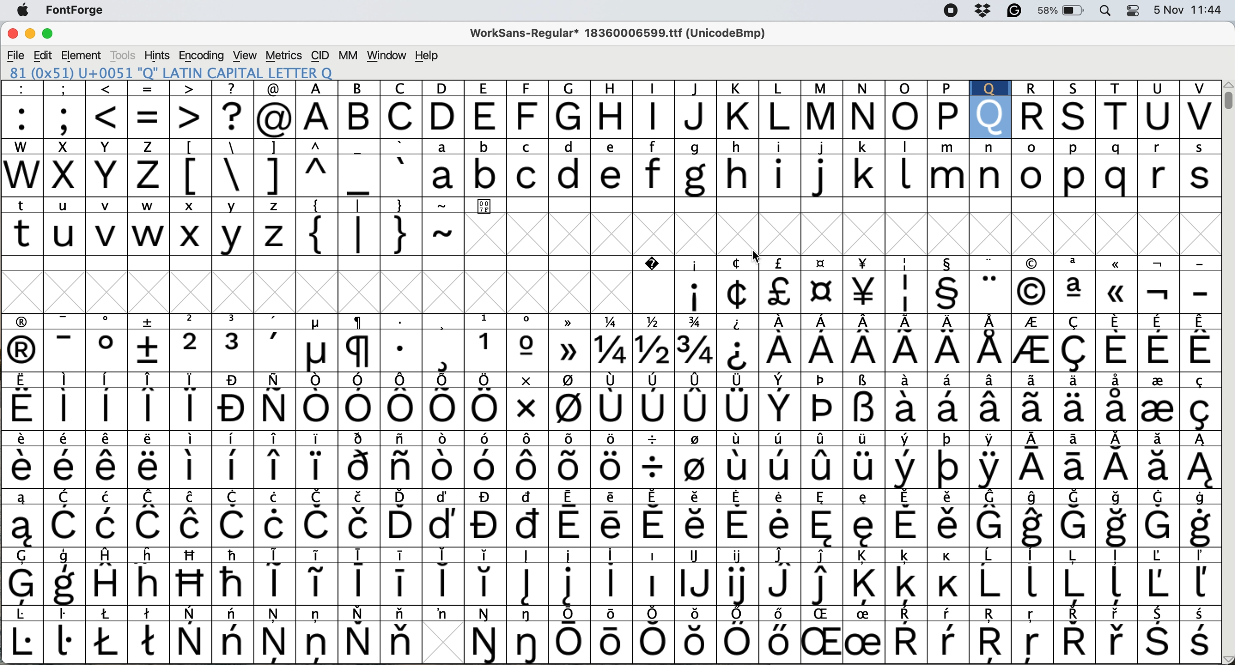  What do you see at coordinates (284, 55) in the screenshot?
I see `metrics` at bounding box center [284, 55].